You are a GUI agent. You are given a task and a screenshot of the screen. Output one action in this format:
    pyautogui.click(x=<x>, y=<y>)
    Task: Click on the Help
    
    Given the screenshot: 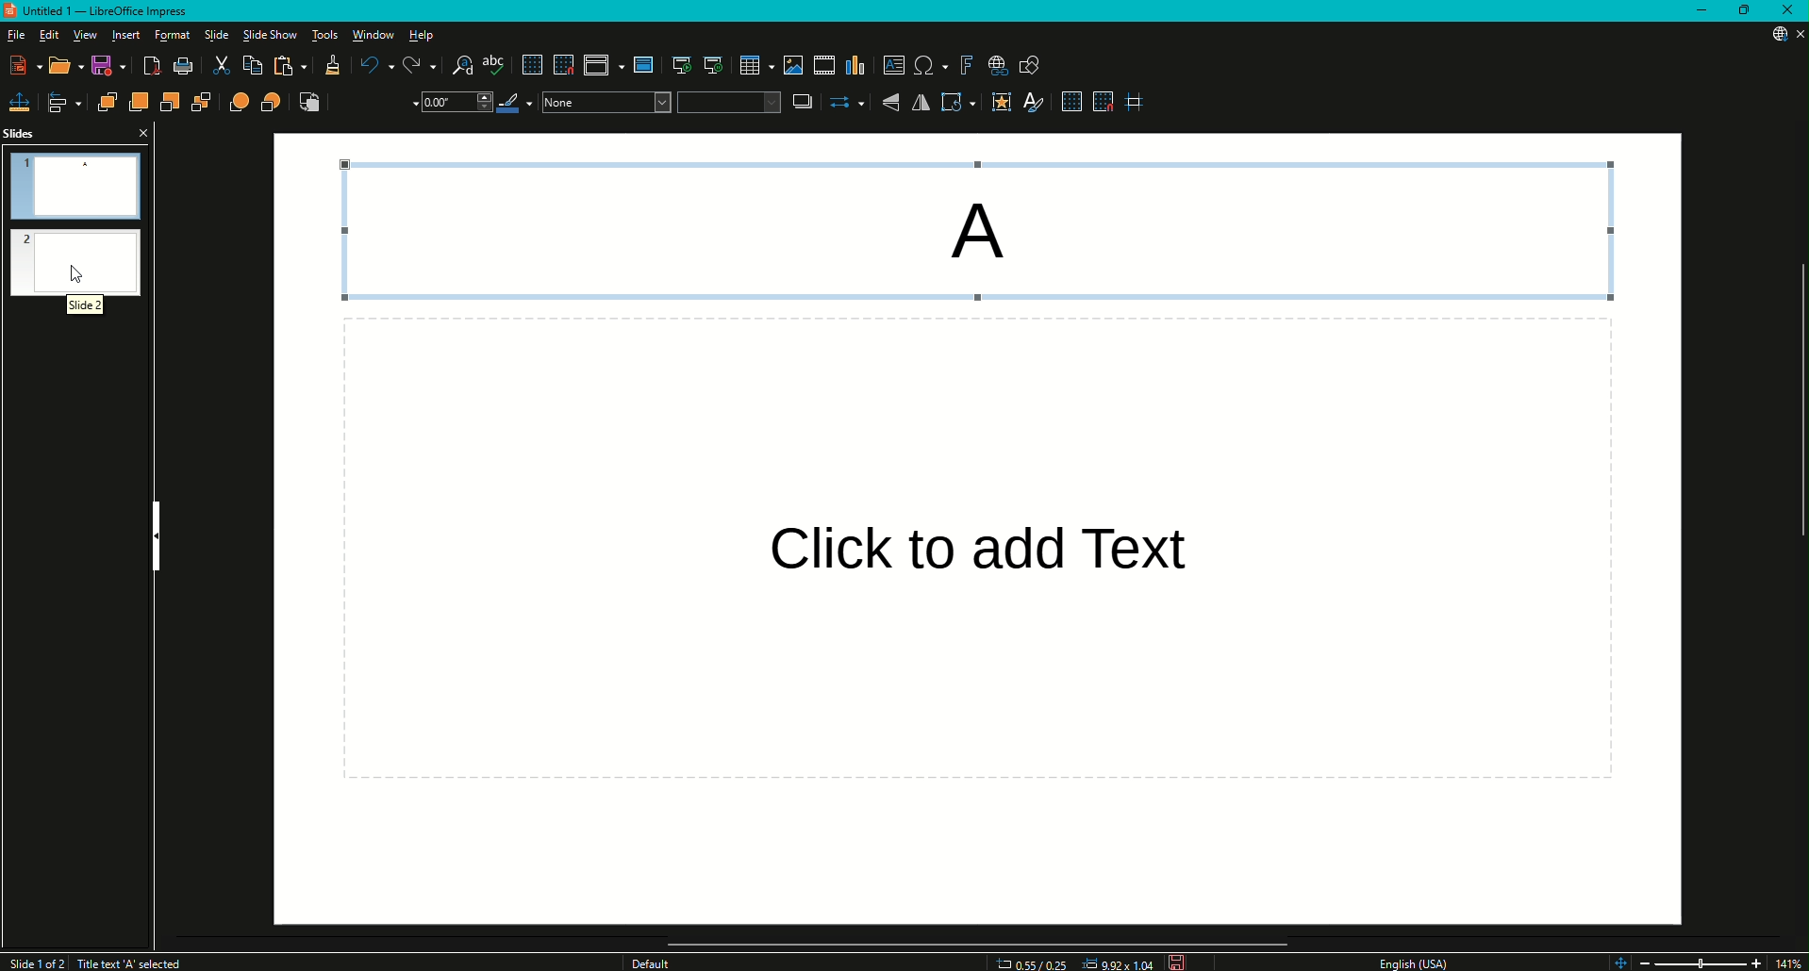 What is the action you would take?
    pyautogui.click(x=425, y=34)
    